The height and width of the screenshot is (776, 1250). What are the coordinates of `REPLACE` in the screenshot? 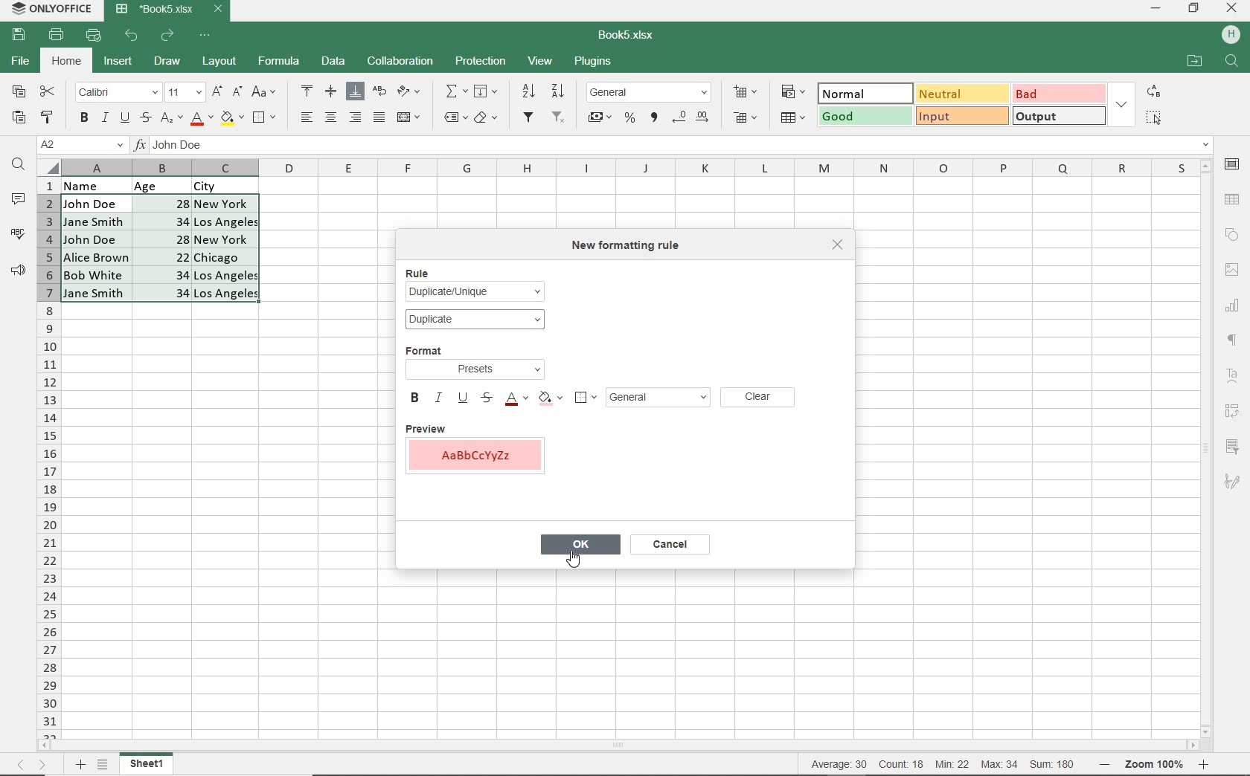 It's located at (1153, 91).